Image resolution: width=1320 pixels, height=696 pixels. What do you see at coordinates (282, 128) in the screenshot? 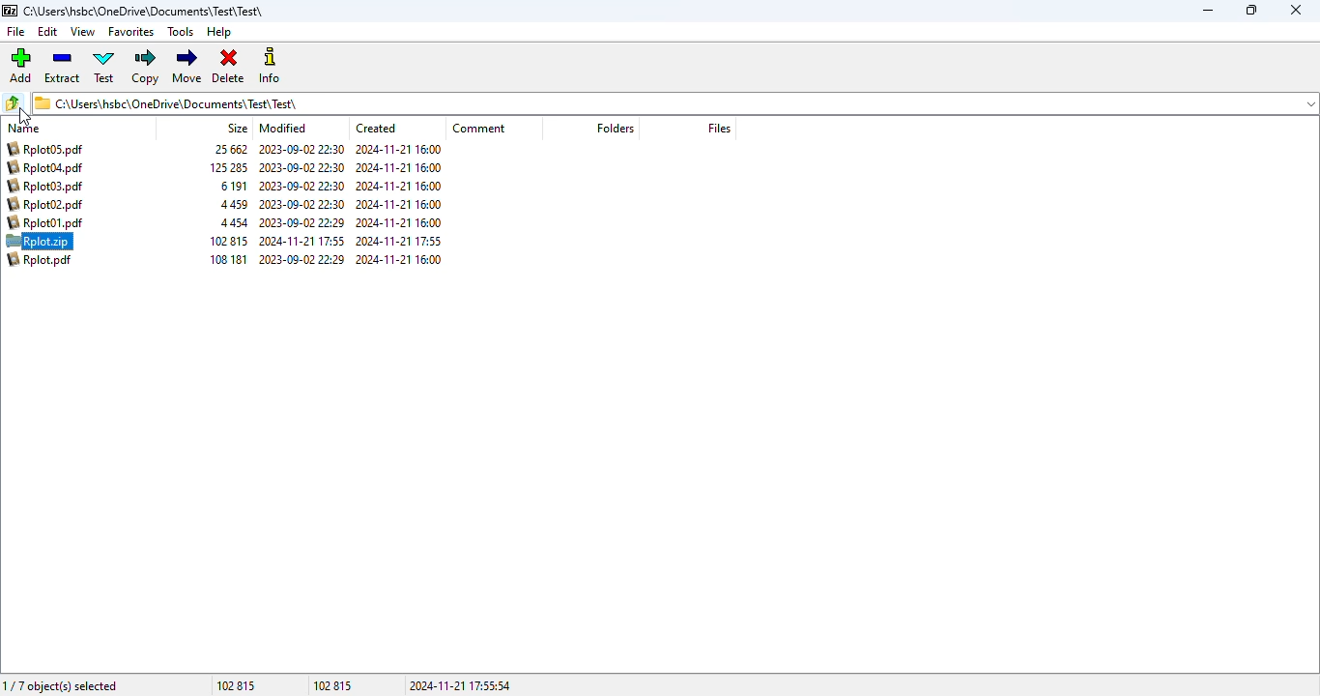
I see `modified` at bounding box center [282, 128].